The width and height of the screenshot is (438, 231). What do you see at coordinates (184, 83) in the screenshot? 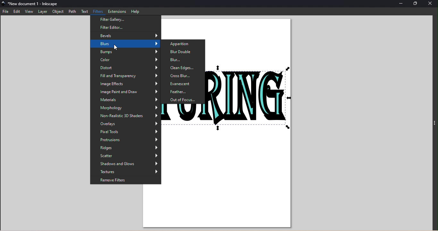
I see `Evanescent` at bounding box center [184, 83].